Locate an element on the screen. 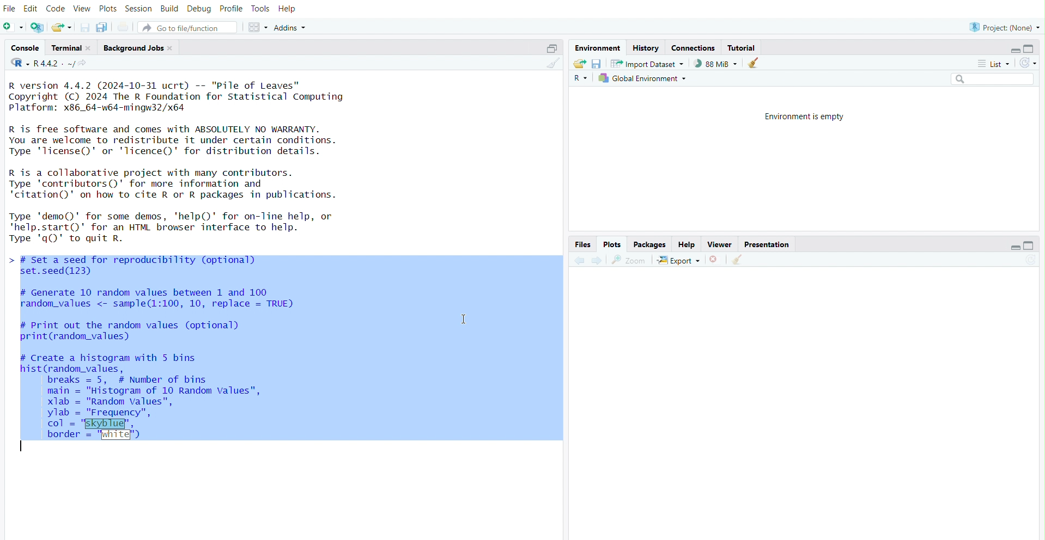  remove the current plot is located at coordinates (715, 261).